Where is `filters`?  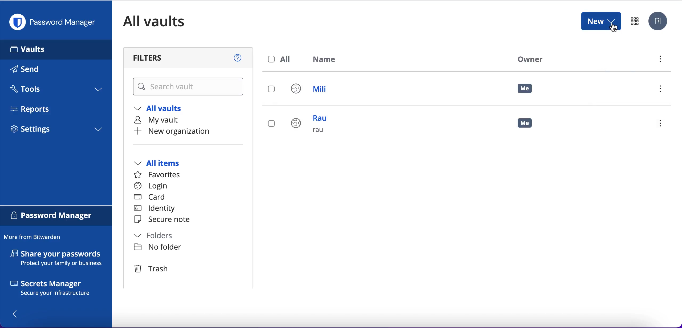 filters is located at coordinates (153, 58).